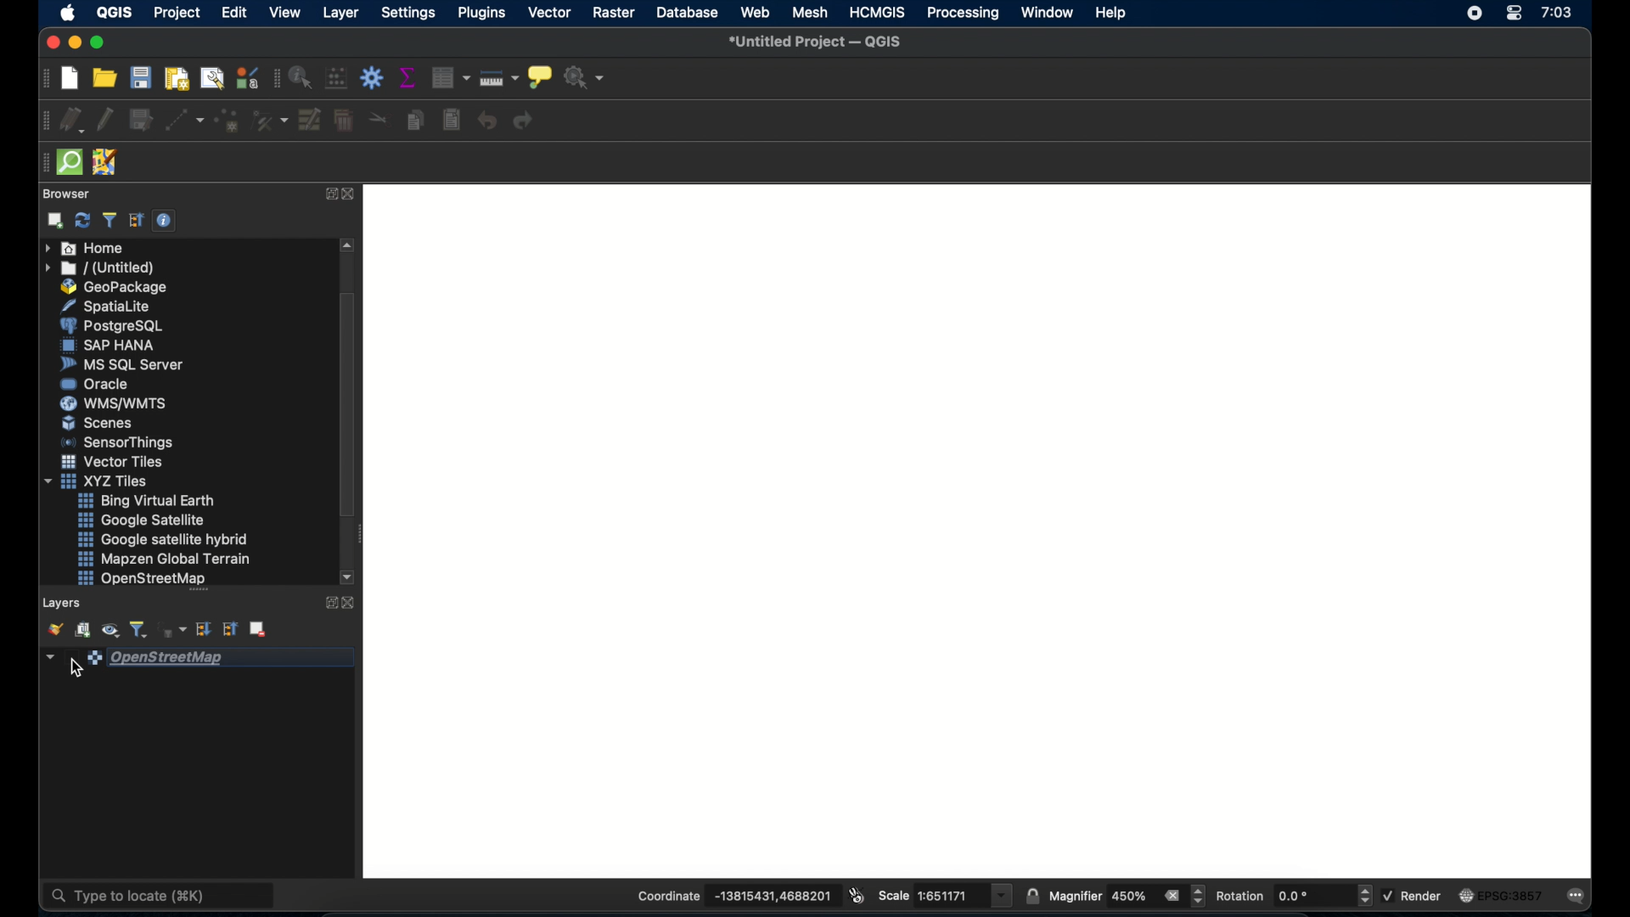 The image size is (1630, 917). Describe the element at coordinates (226, 121) in the screenshot. I see `add point feature` at that location.